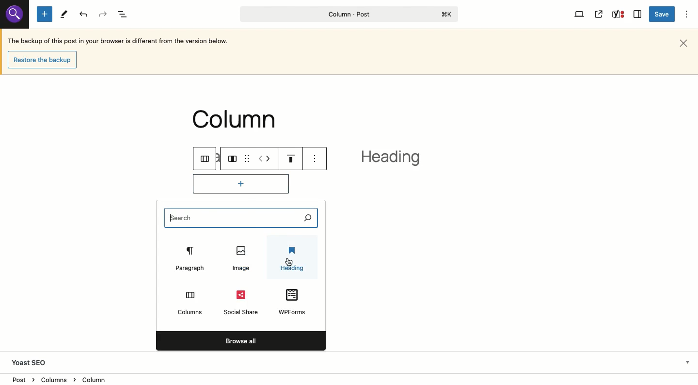  Describe the element at coordinates (687, 361) in the screenshot. I see `Hide` at that location.